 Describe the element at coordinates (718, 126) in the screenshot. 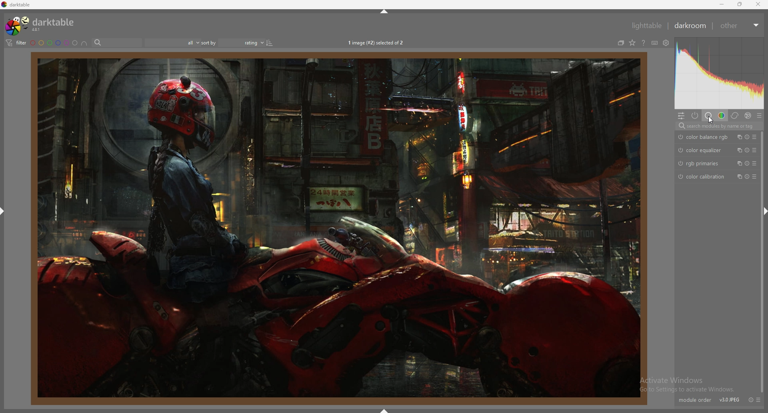

I see `search modules` at that location.